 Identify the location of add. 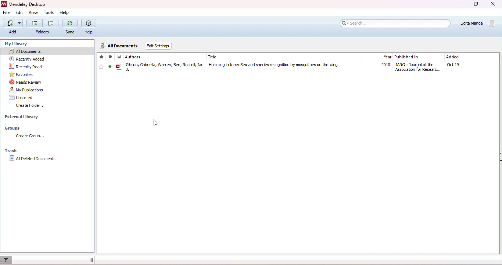
(12, 26).